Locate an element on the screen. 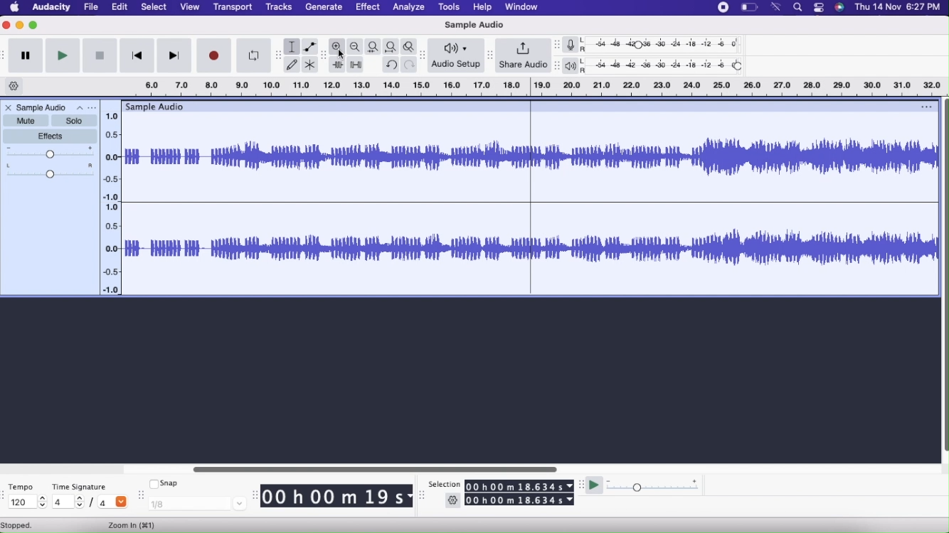 This screenshot has width=949, height=533. / is located at coordinates (93, 503).